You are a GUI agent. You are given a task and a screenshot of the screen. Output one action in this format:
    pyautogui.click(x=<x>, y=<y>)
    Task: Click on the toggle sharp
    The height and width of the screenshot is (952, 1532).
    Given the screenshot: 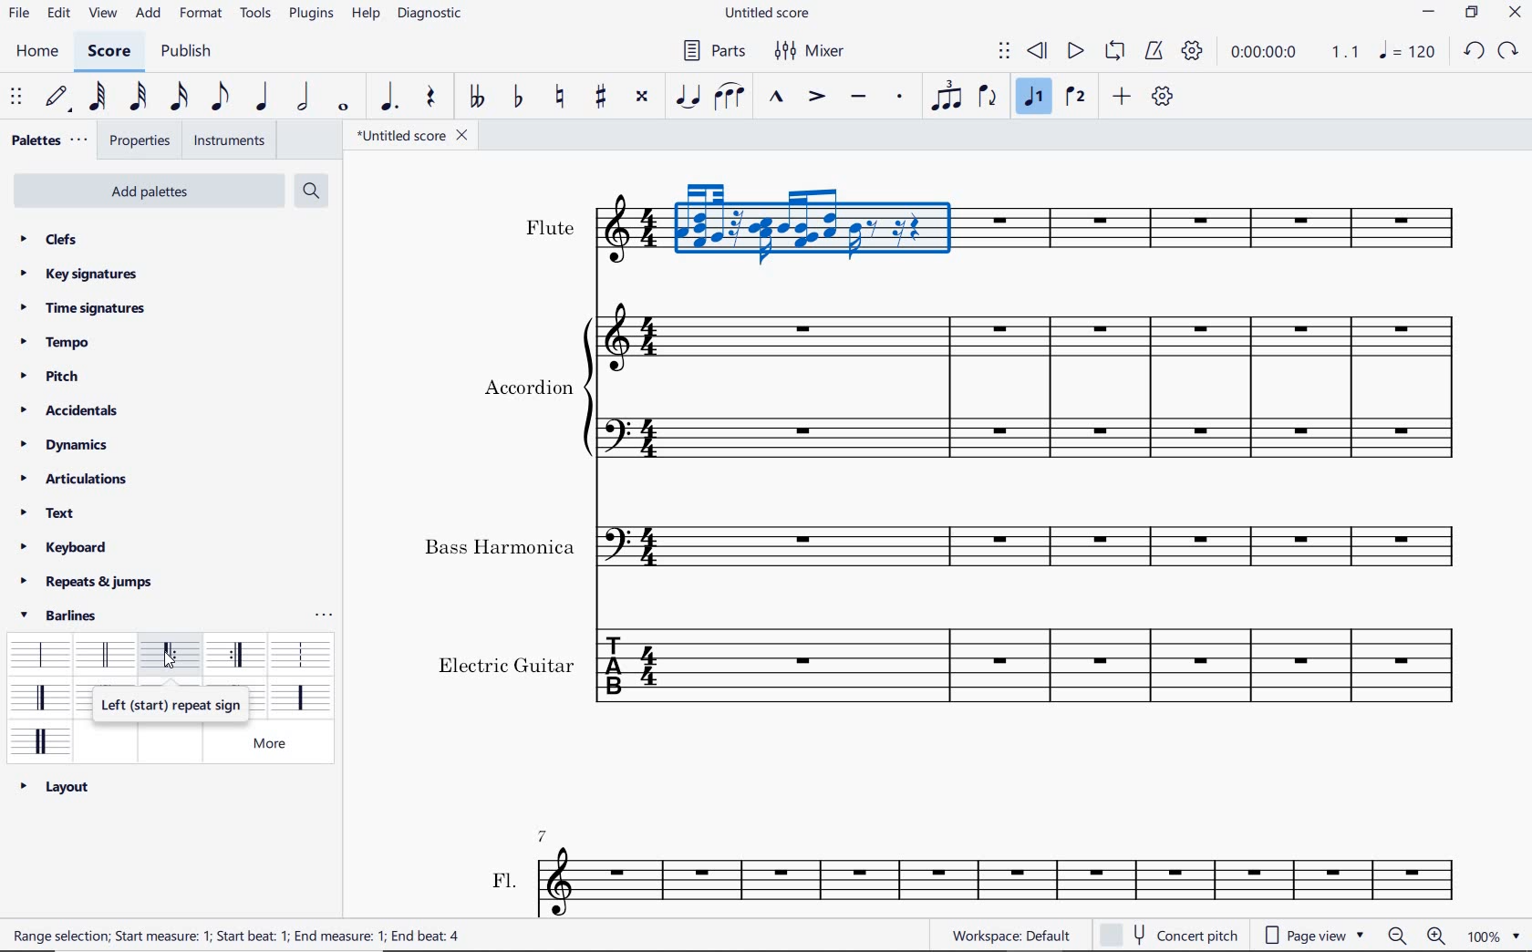 What is the action you would take?
    pyautogui.click(x=603, y=98)
    